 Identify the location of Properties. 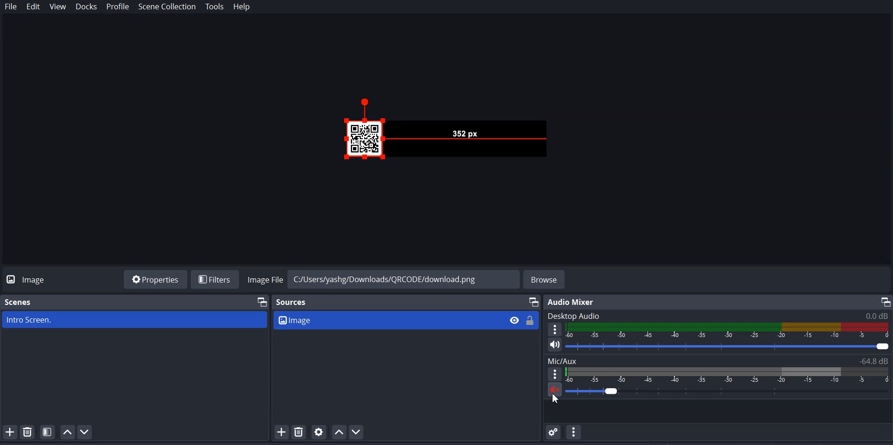
(155, 279).